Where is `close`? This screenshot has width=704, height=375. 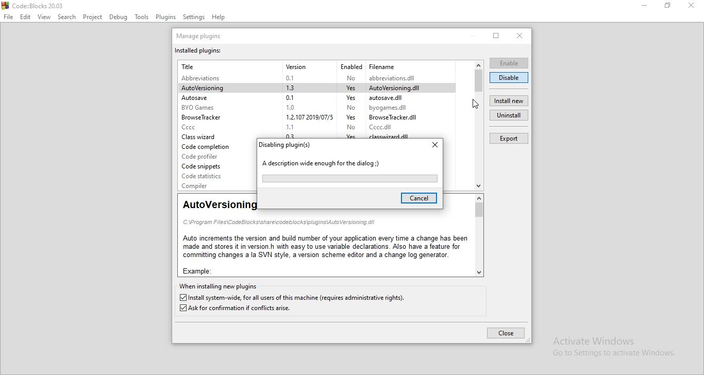
close is located at coordinates (519, 36).